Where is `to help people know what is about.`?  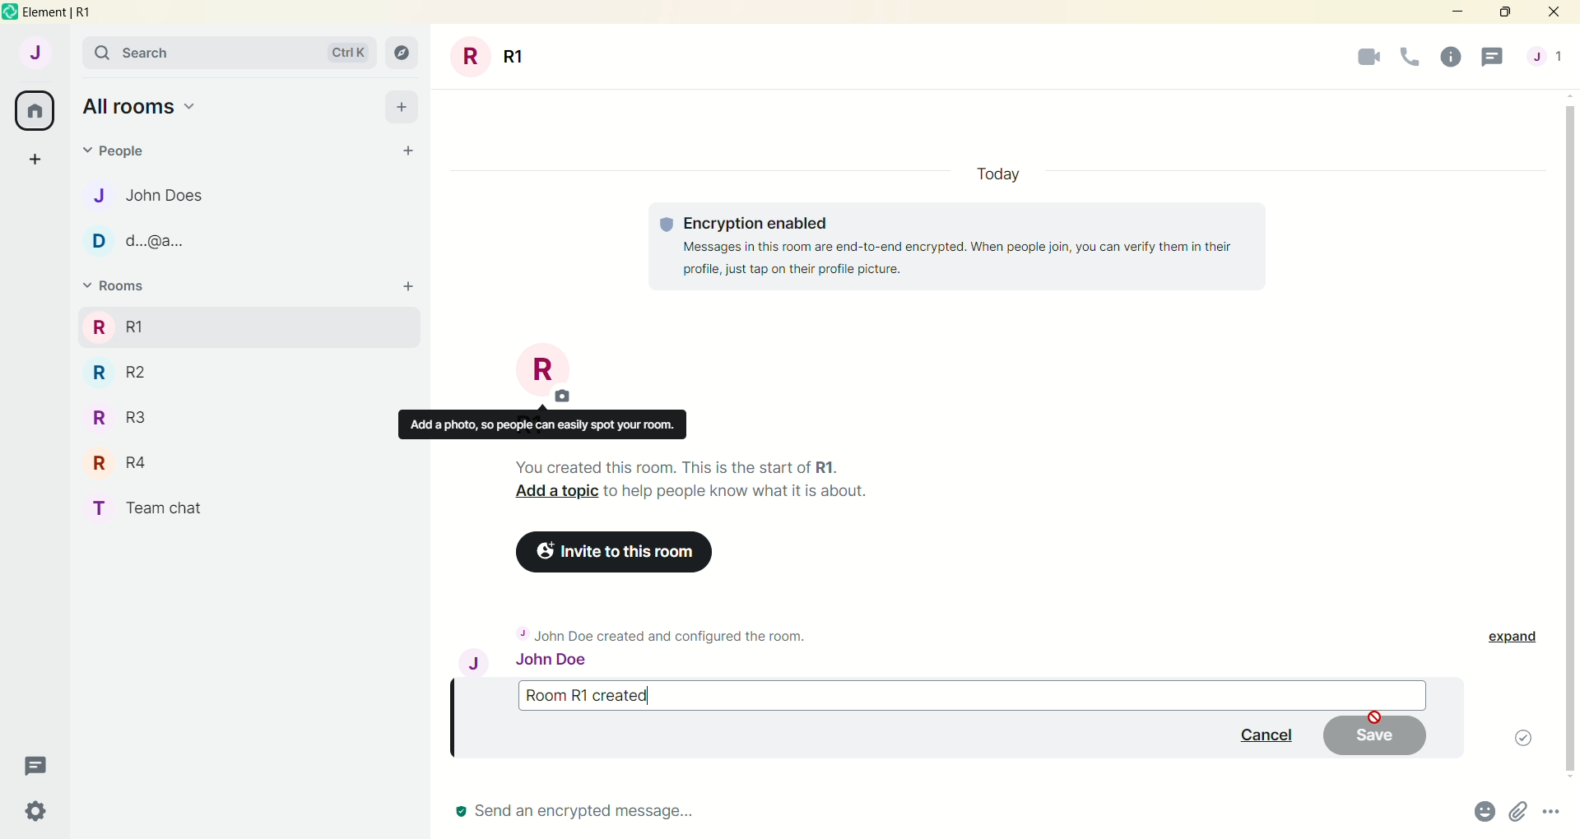
to help people know what is about. is located at coordinates (739, 492).